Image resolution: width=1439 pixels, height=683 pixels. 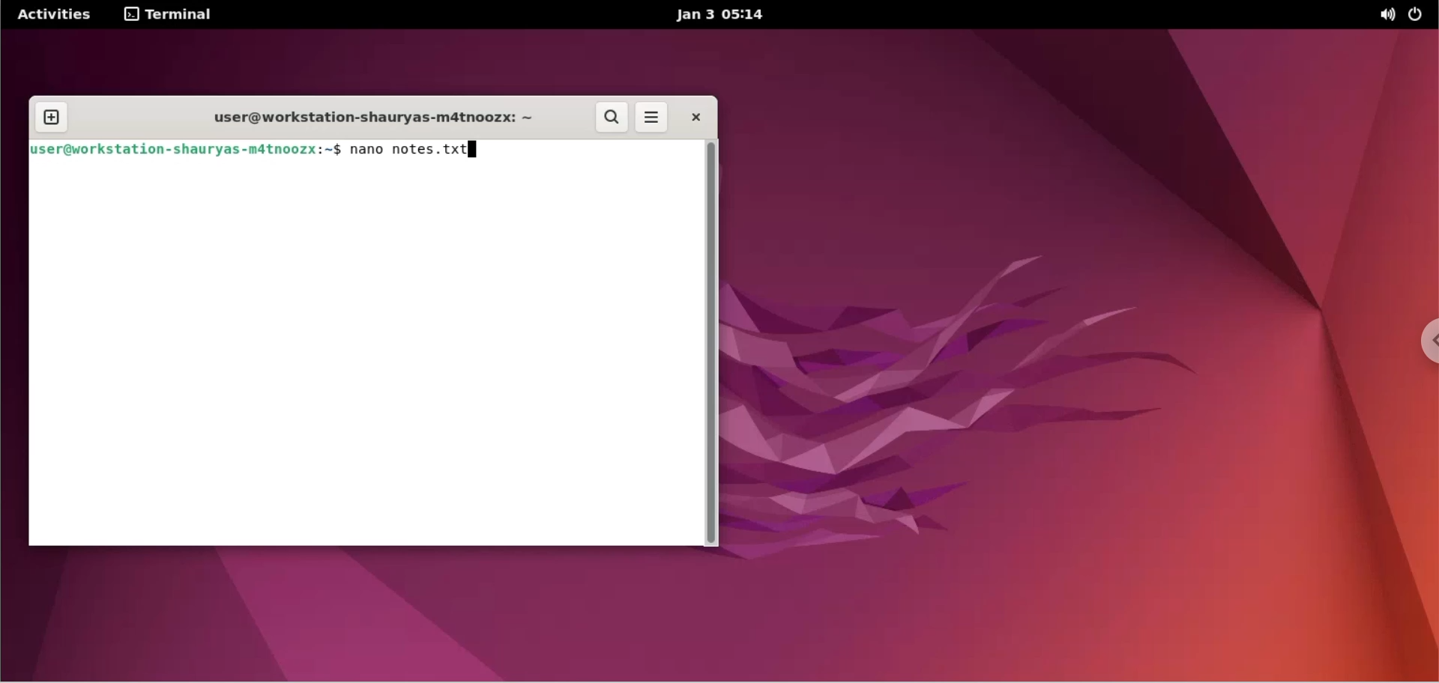 I want to click on menu, so click(x=651, y=118).